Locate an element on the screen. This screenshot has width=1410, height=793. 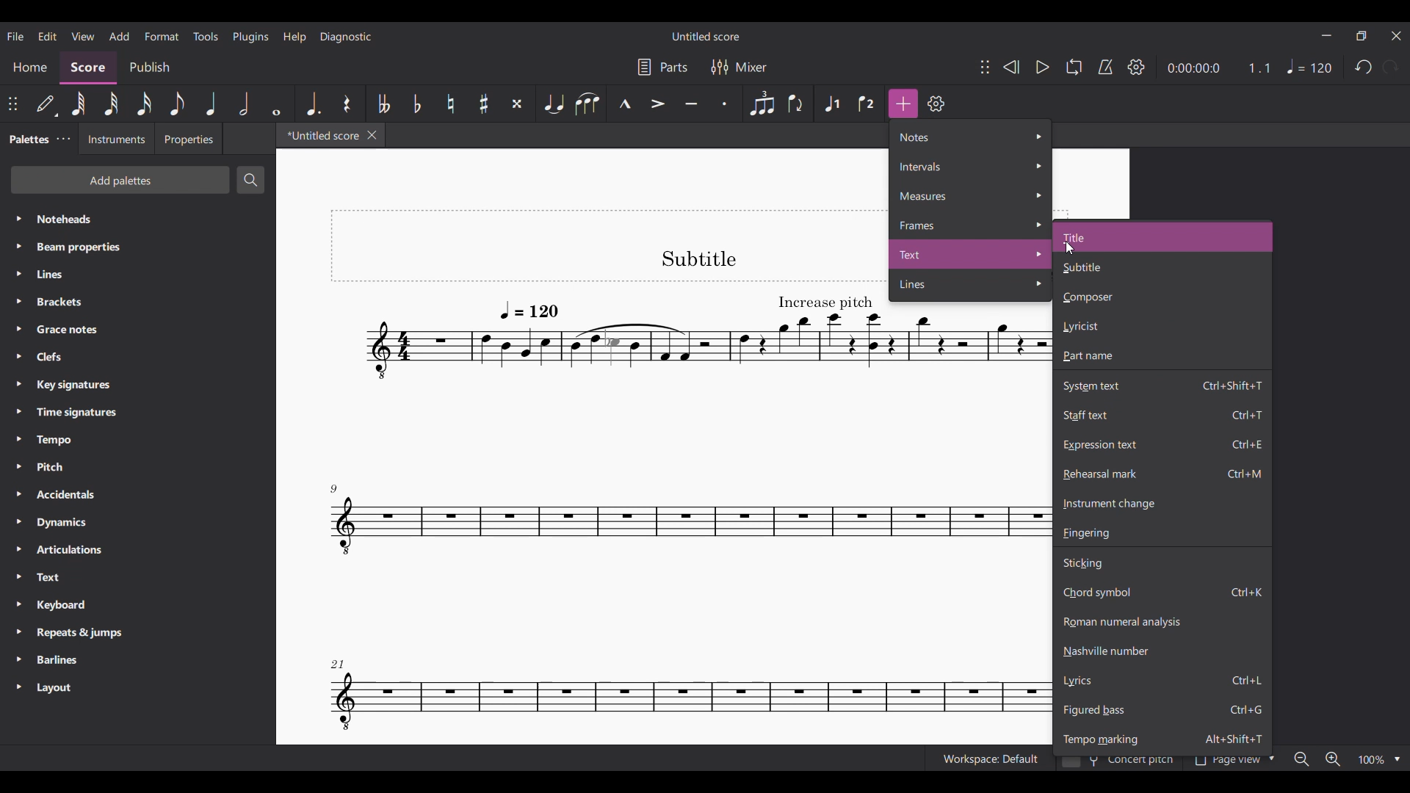
Rest is located at coordinates (347, 104).